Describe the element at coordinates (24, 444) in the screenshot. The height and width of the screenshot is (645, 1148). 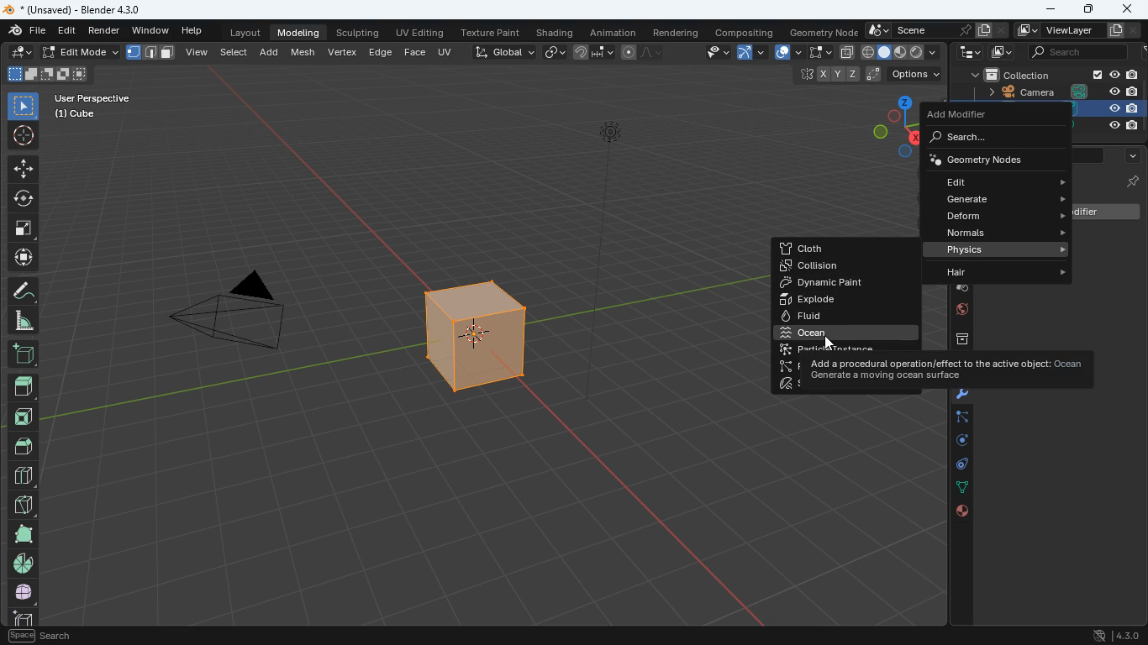
I see `top` at that location.